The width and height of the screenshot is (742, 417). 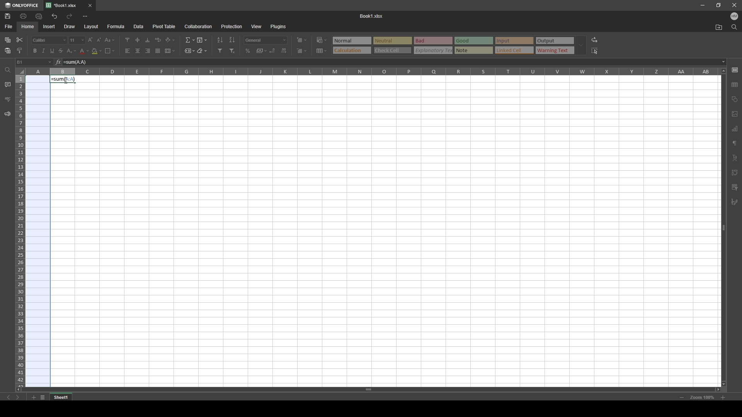 What do you see at coordinates (301, 41) in the screenshot?
I see `insert cells` at bounding box center [301, 41].